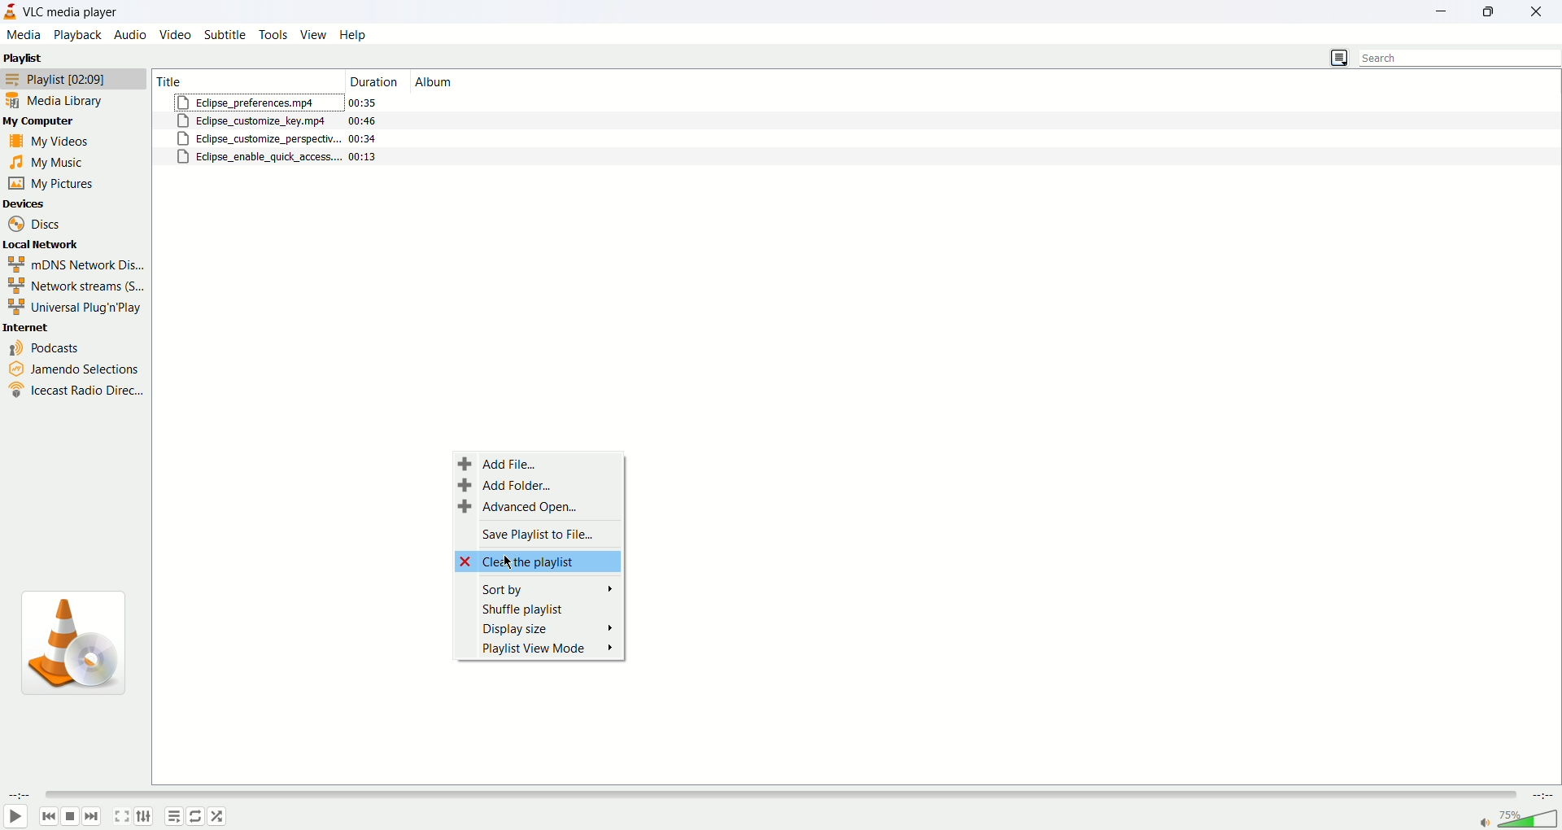 This screenshot has height=830, width=1562. What do you see at coordinates (533, 532) in the screenshot?
I see `save playlist to file` at bounding box center [533, 532].